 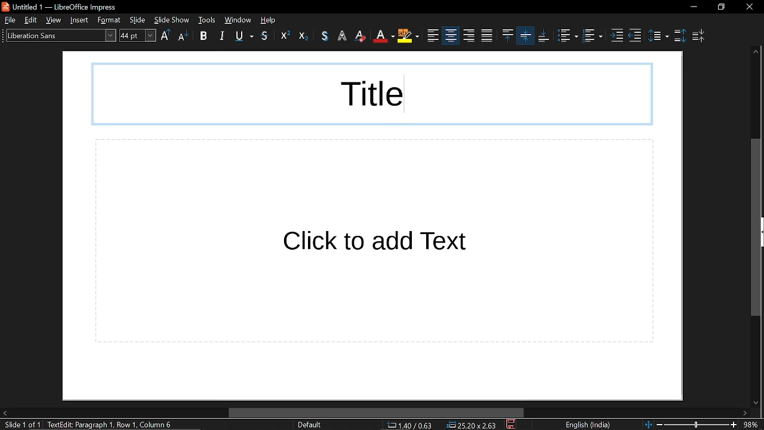 What do you see at coordinates (722, 7) in the screenshot?
I see `restore down` at bounding box center [722, 7].